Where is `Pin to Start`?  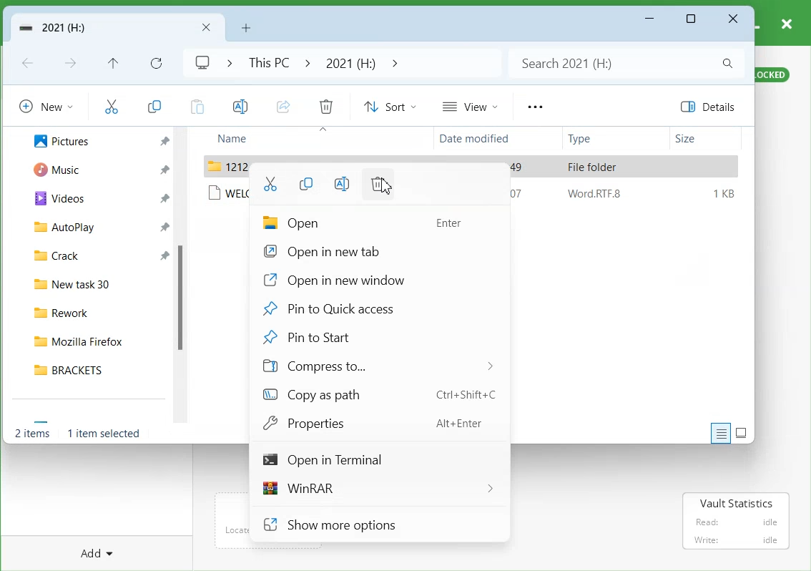 Pin to Start is located at coordinates (374, 336).